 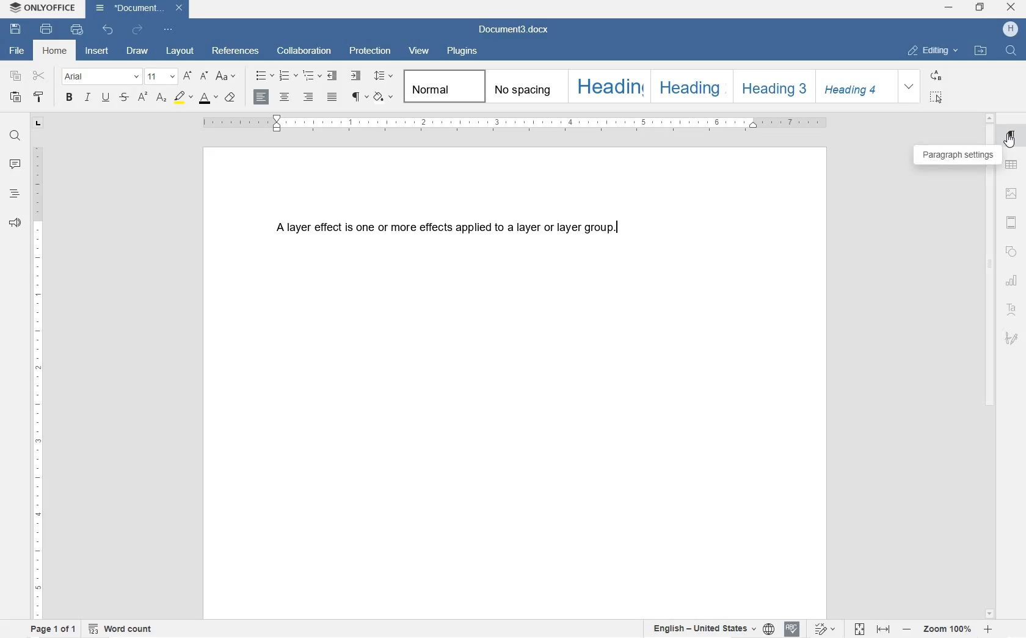 I want to click on INCREASE INDENT, so click(x=356, y=76).